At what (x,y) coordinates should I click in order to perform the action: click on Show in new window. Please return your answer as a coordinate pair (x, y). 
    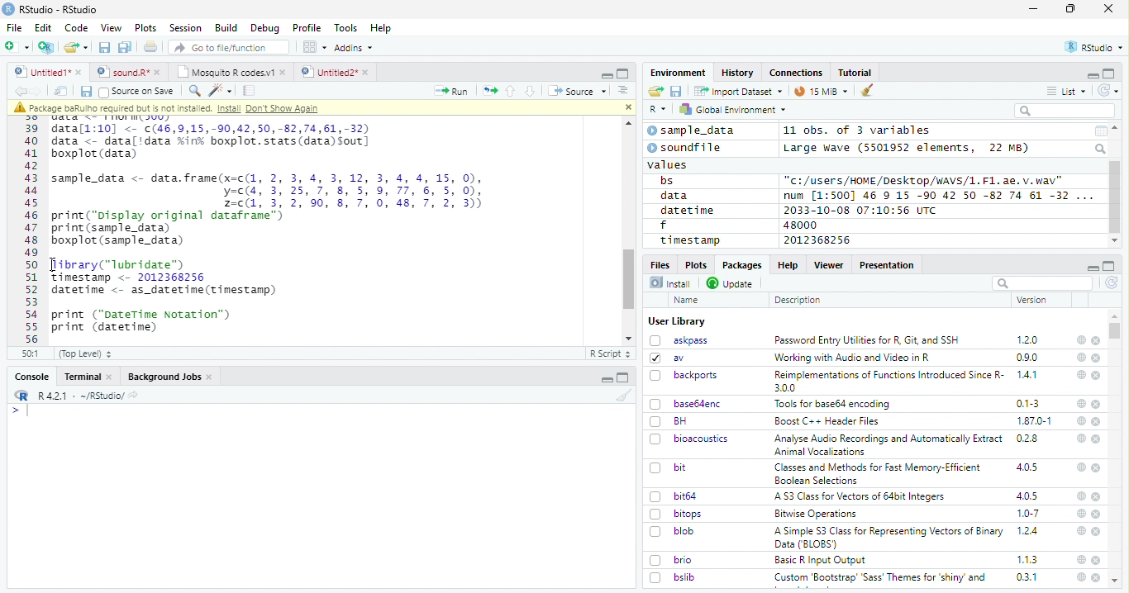
    Looking at the image, I should click on (63, 91).